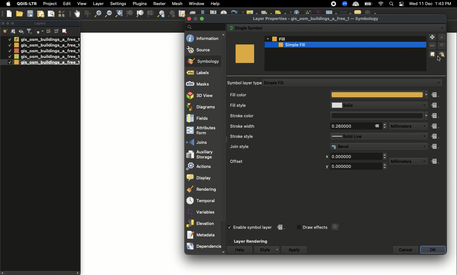 This screenshot has width=457, height=275. Describe the element at coordinates (294, 249) in the screenshot. I see `Apply` at that location.